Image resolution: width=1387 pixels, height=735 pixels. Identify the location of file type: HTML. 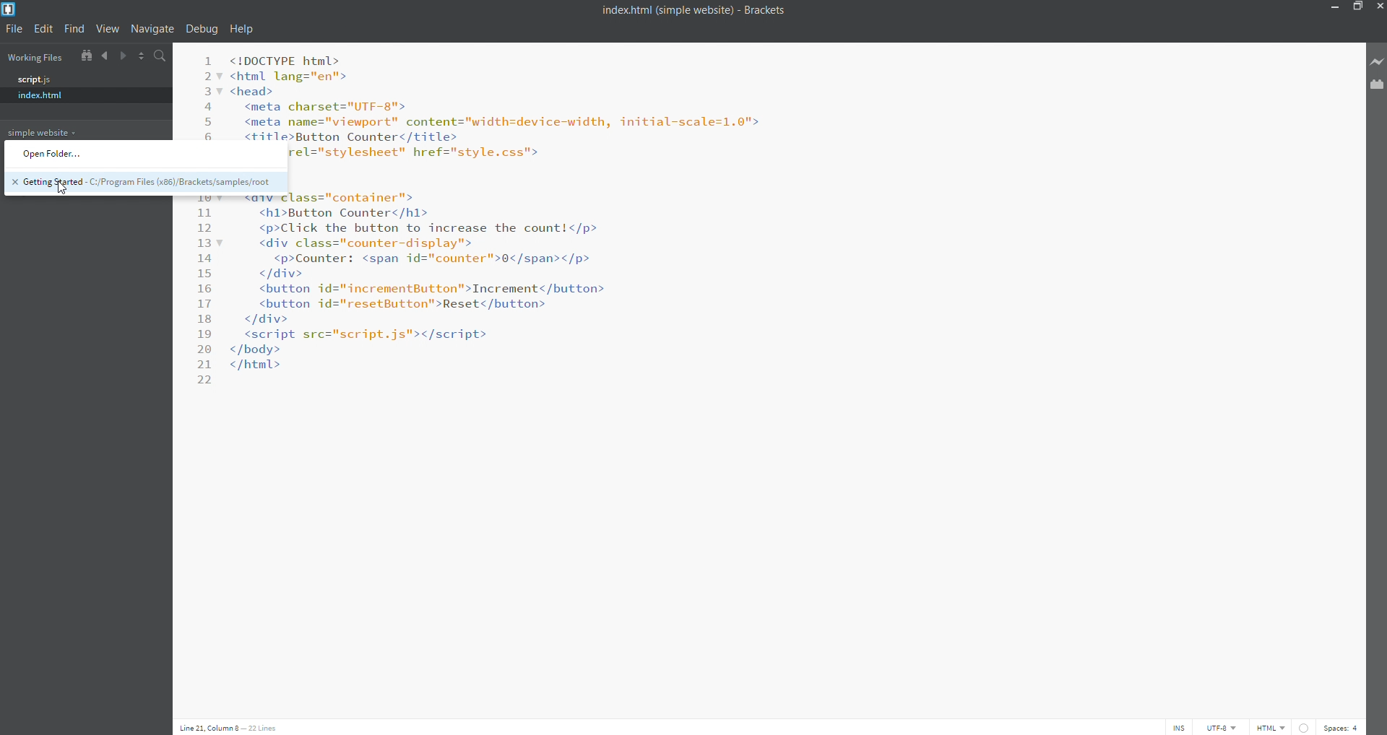
(1271, 727).